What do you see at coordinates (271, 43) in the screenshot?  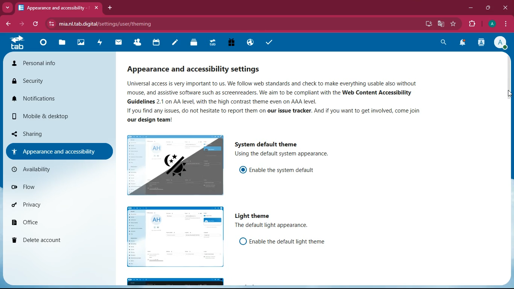 I see `task` at bounding box center [271, 43].